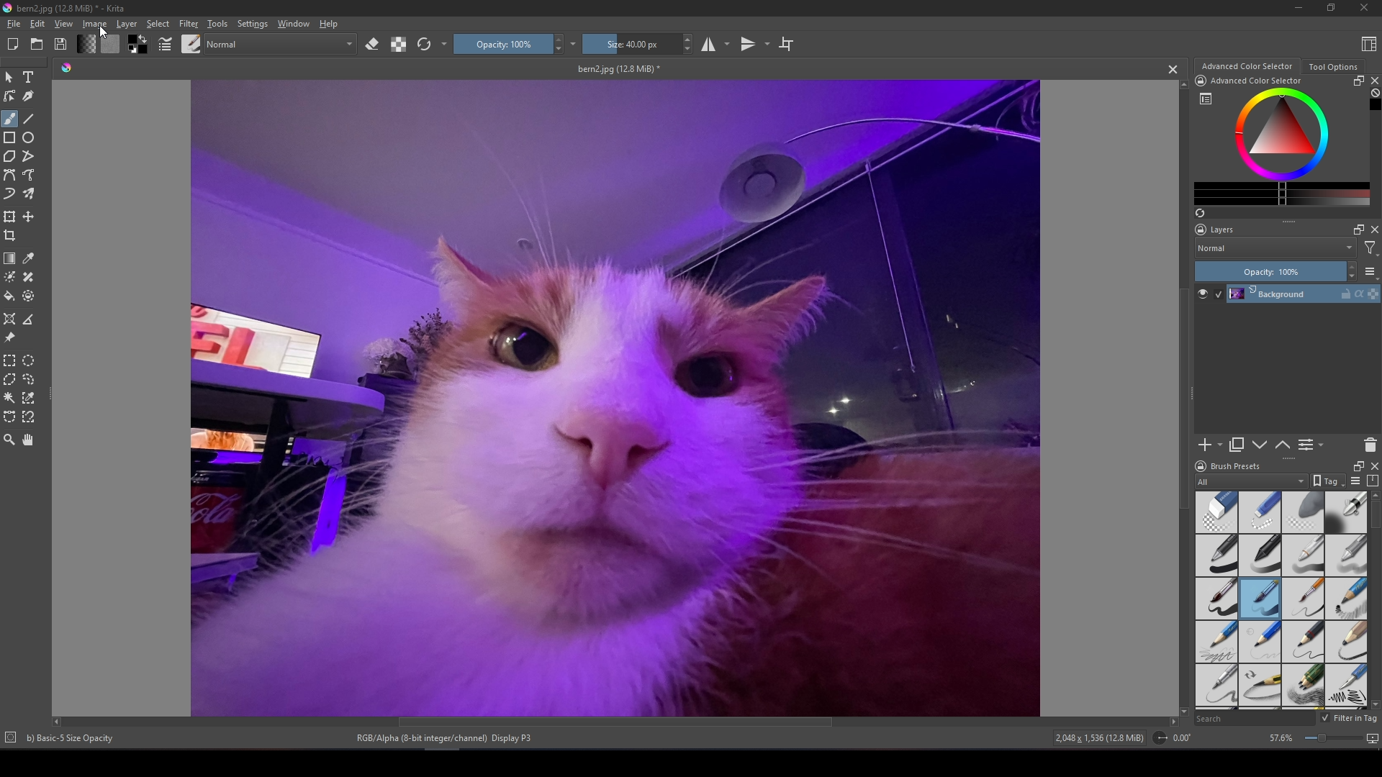 The image size is (1382, 777). I want to click on Tools, so click(218, 24).